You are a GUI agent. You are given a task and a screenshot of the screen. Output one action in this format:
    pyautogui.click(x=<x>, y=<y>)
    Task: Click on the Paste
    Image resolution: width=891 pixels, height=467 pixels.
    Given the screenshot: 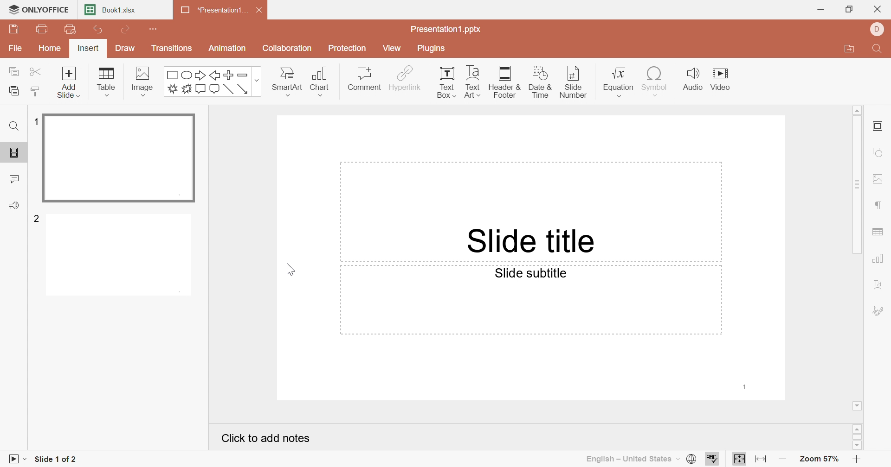 What is the action you would take?
    pyautogui.click(x=13, y=91)
    